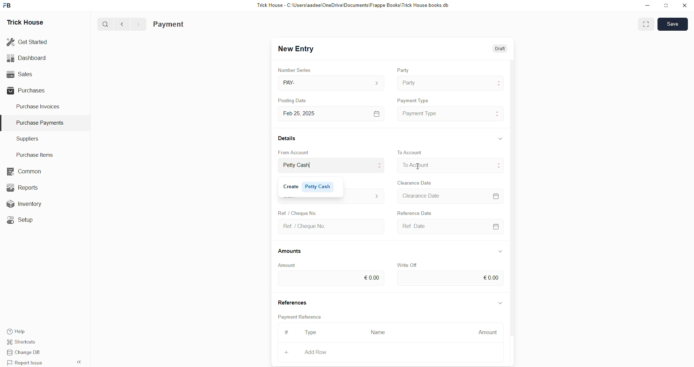 This screenshot has height=367, width=694. Describe the element at coordinates (410, 82) in the screenshot. I see `Party` at that location.